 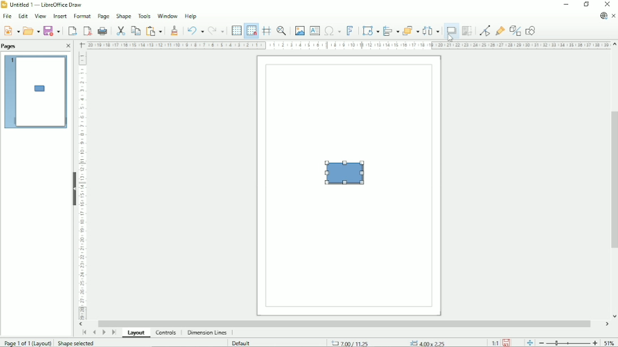 I want to click on Restore down, so click(x=587, y=5).